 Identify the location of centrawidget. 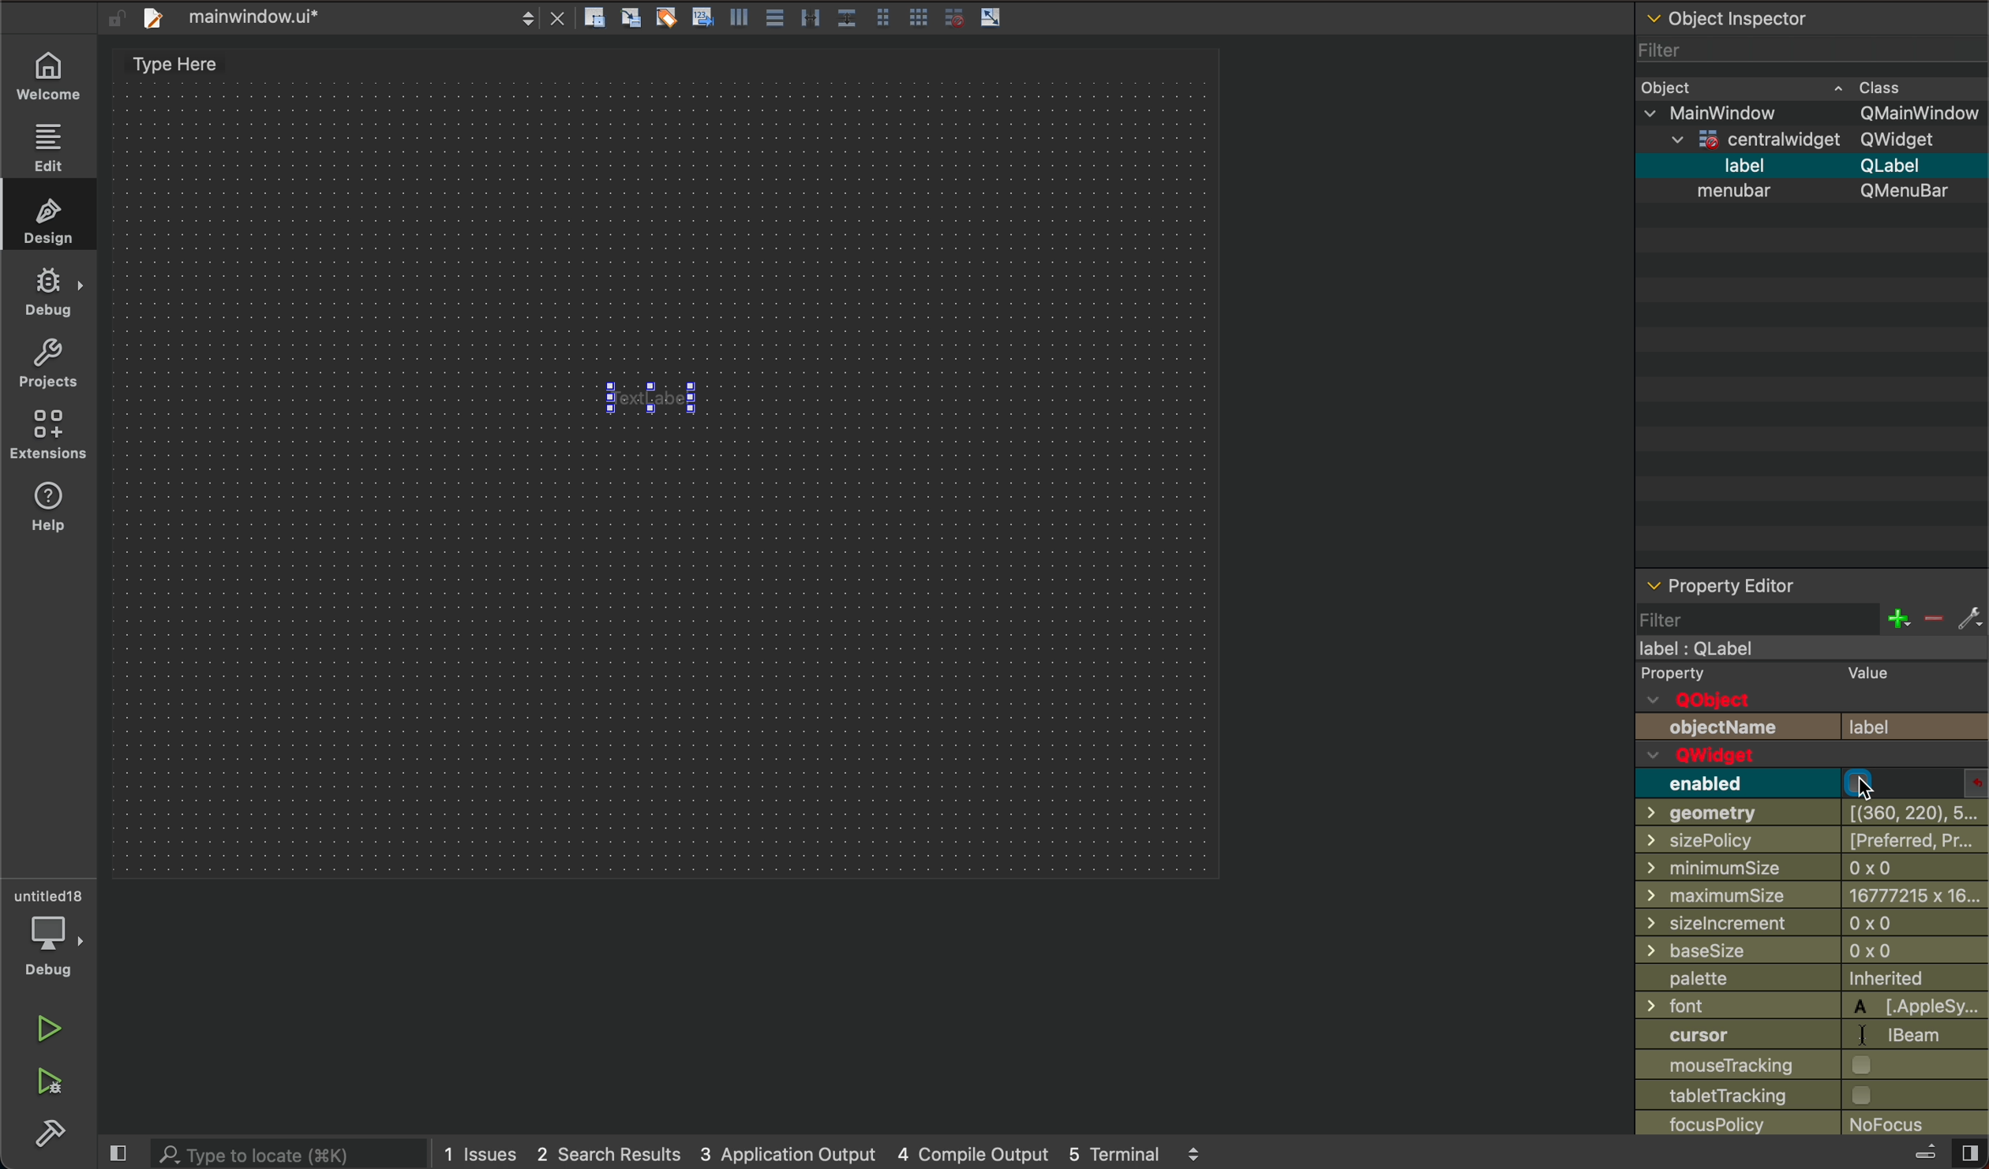
(1751, 137).